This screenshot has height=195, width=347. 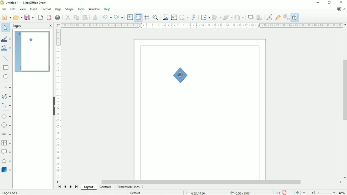 I want to click on Display grid, so click(x=130, y=17).